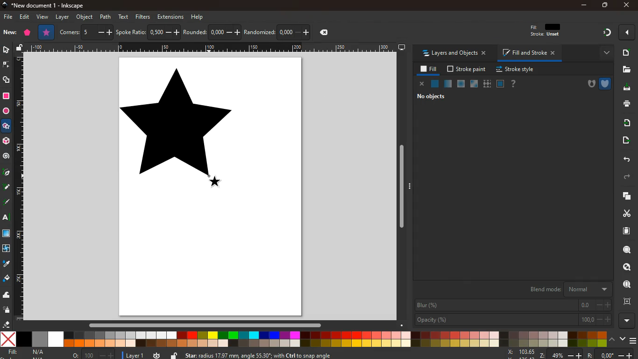 The height and width of the screenshot is (359, 638). Describe the element at coordinates (567, 354) in the screenshot. I see `zoom` at that location.